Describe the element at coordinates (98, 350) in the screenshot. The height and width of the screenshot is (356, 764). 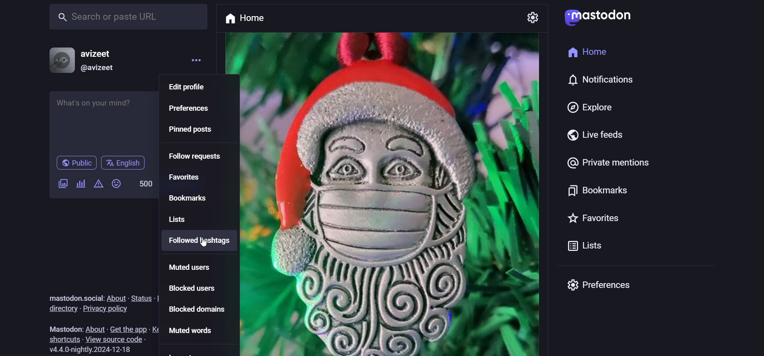
I see `version` at that location.